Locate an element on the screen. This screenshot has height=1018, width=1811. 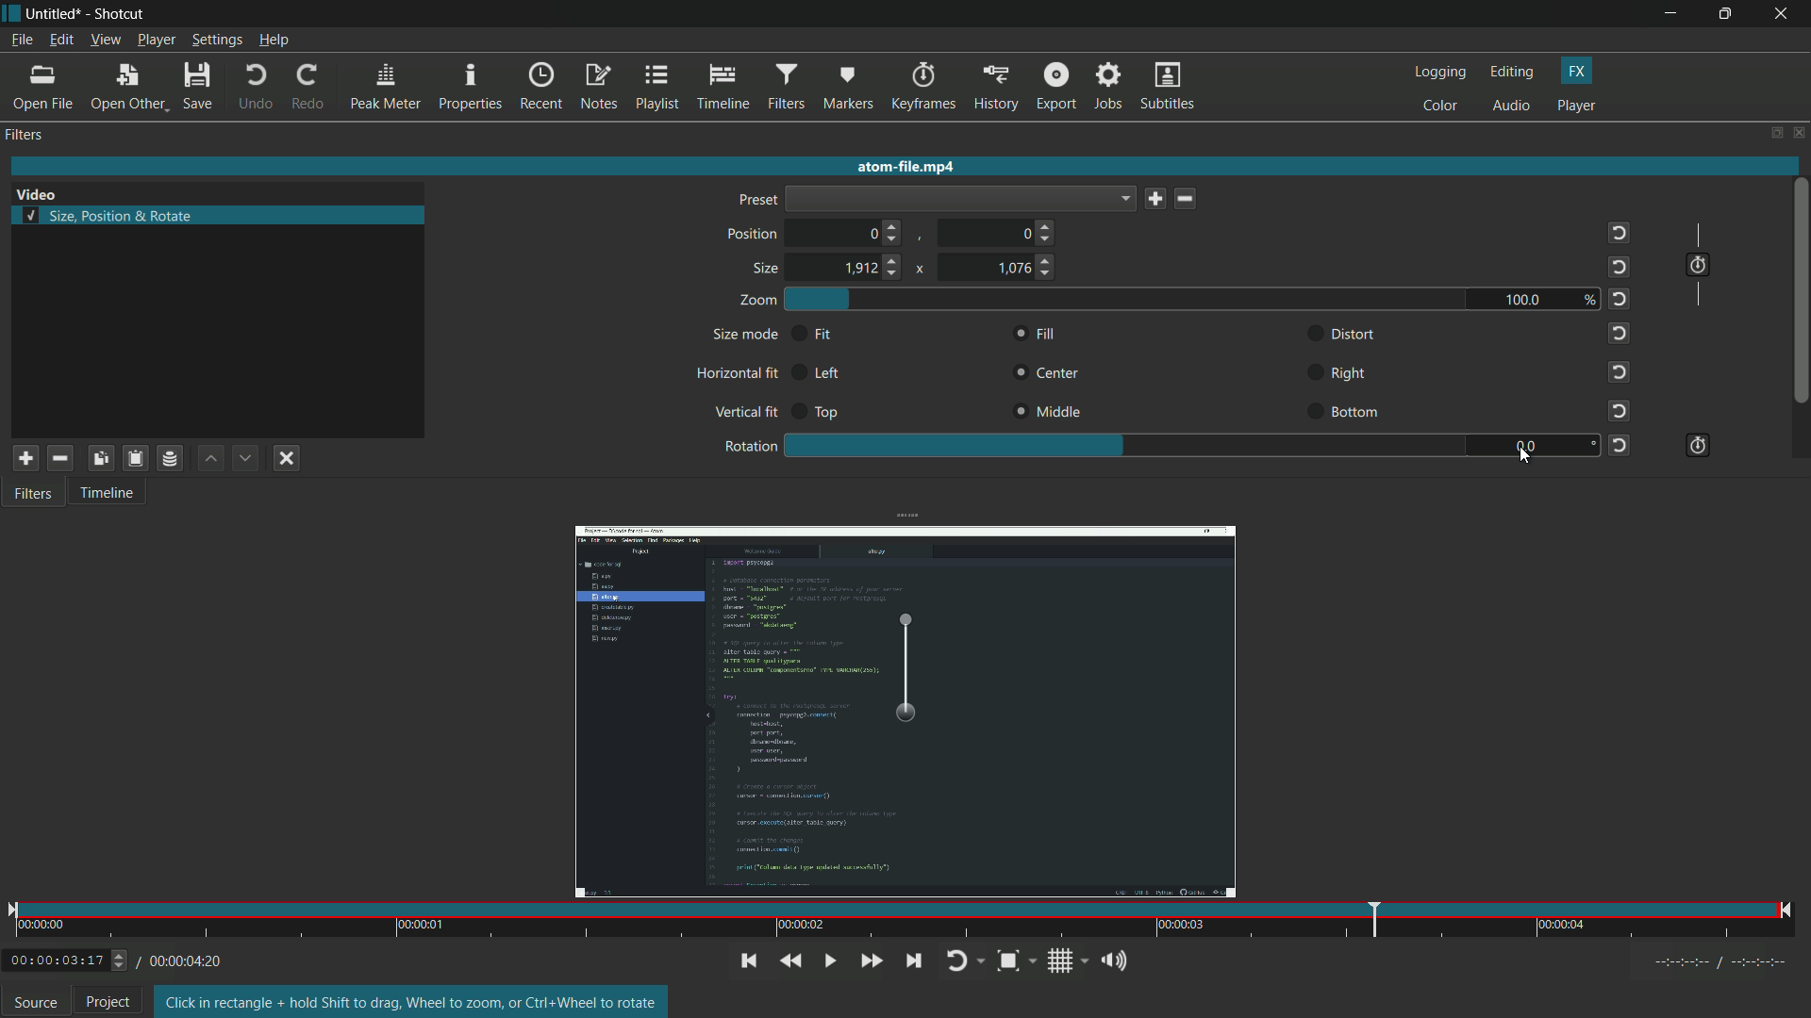
redo is located at coordinates (308, 88).